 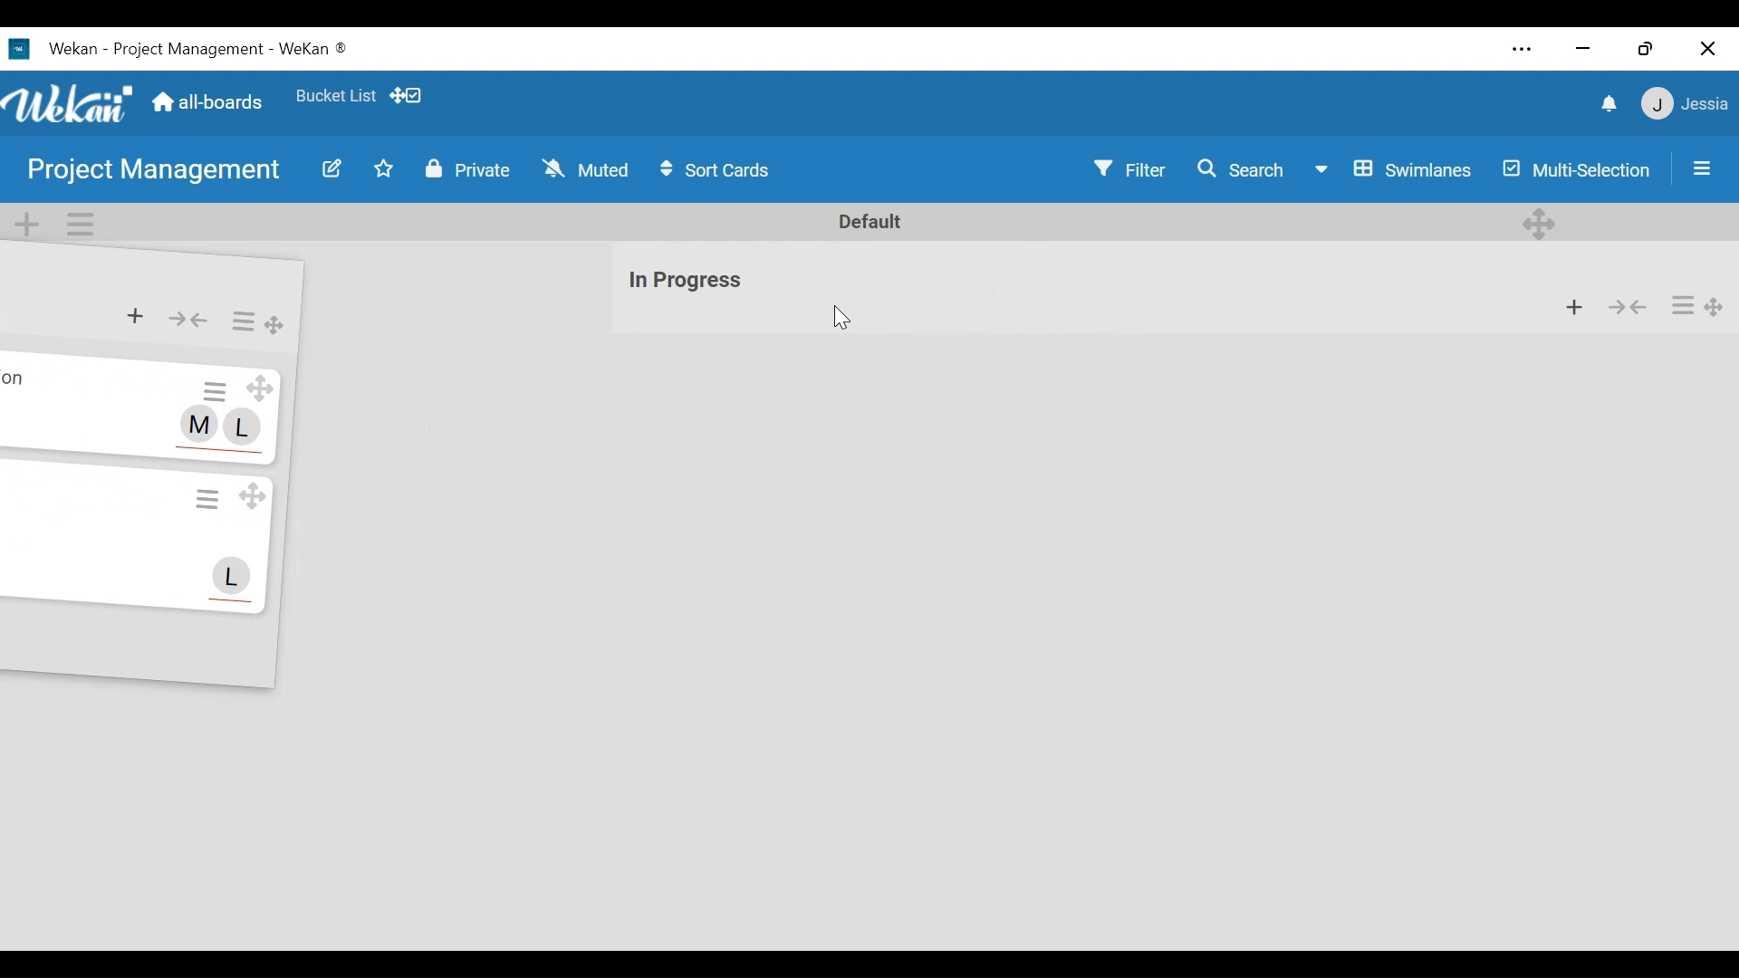 What do you see at coordinates (210, 103) in the screenshot?
I see `Home (all boards)` at bounding box center [210, 103].